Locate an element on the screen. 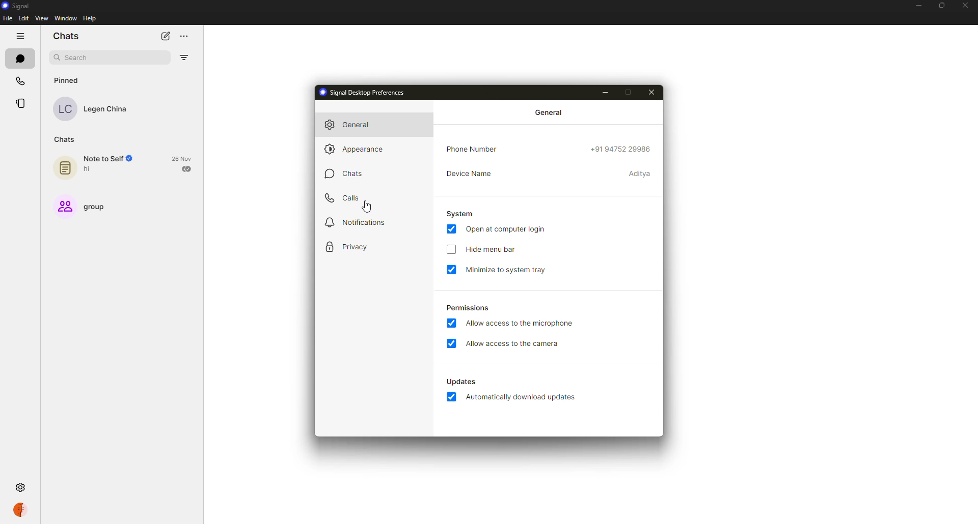 The width and height of the screenshot is (978, 524). LC is located at coordinates (68, 110).